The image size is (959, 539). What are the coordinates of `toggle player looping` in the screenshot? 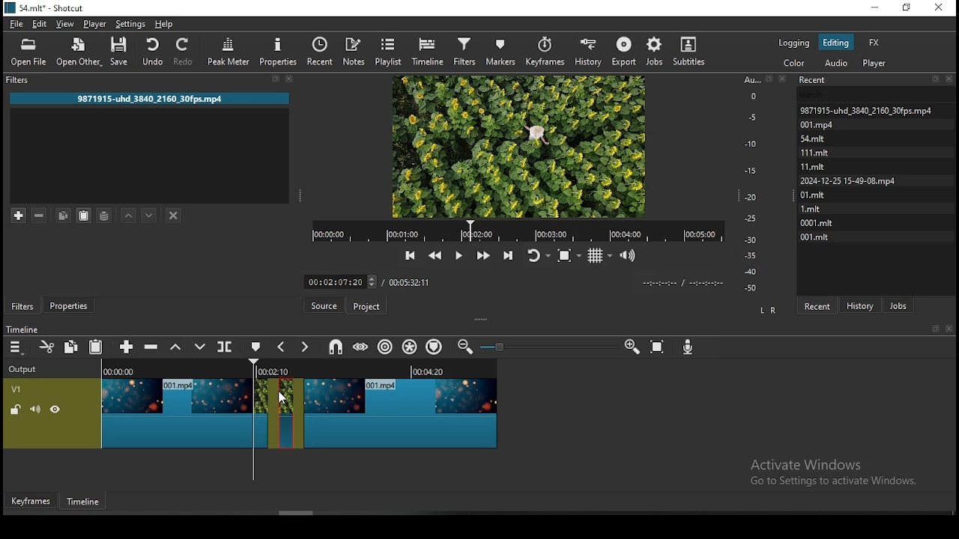 It's located at (537, 254).